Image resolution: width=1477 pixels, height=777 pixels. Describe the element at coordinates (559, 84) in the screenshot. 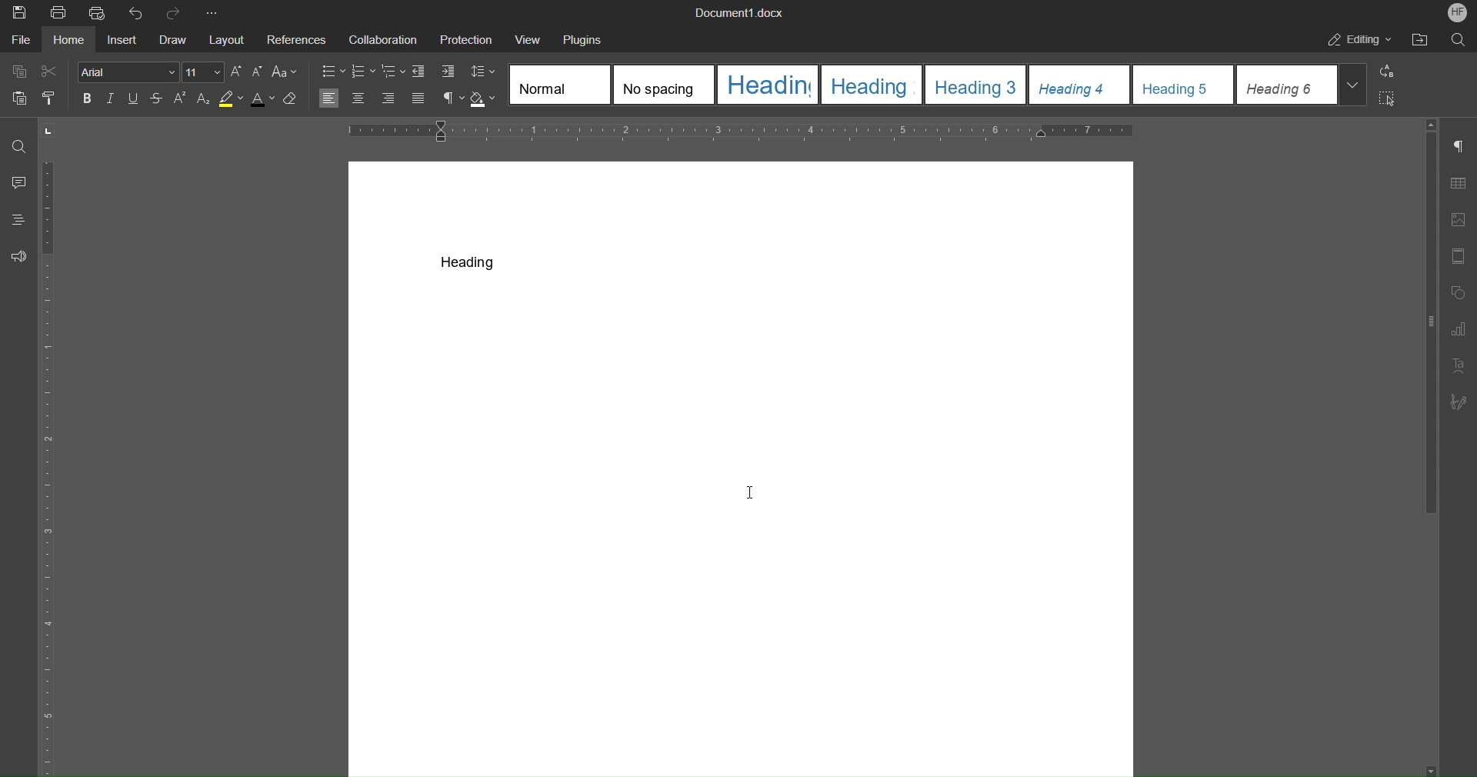

I see `Normal` at that location.